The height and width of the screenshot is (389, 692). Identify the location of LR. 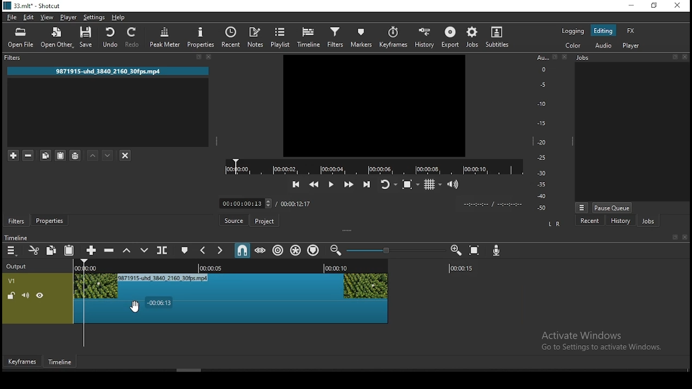
(555, 225).